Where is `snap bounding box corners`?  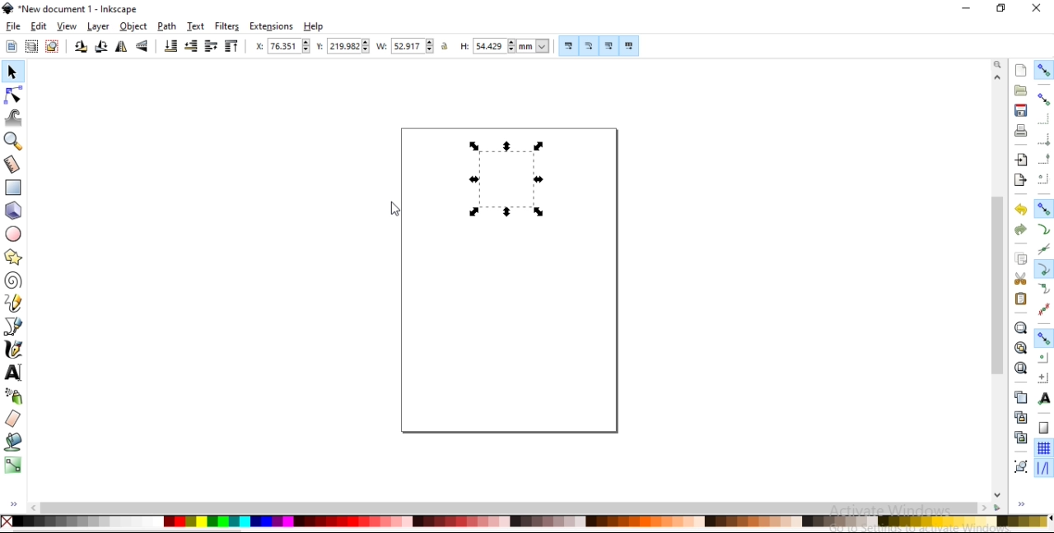
snap bounding box corners is located at coordinates (1043, 140).